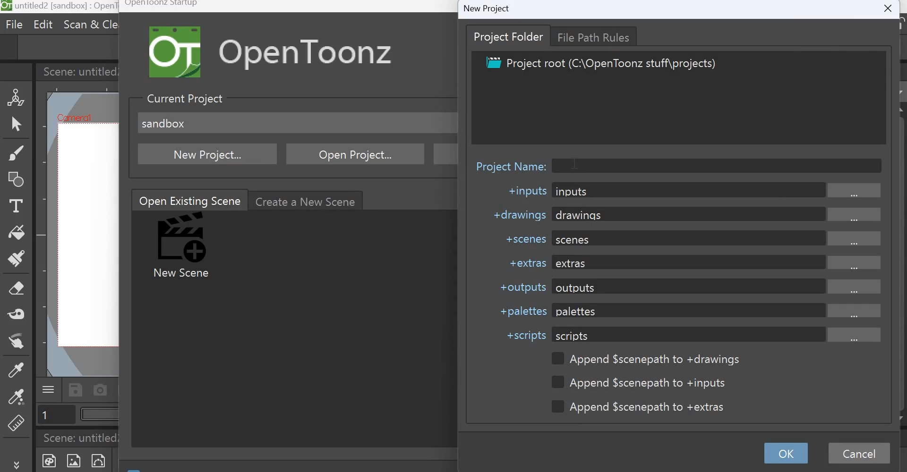 Image resolution: width=907 pixels, height=472 pixels. I want to click on More tools, so click(18, 464).